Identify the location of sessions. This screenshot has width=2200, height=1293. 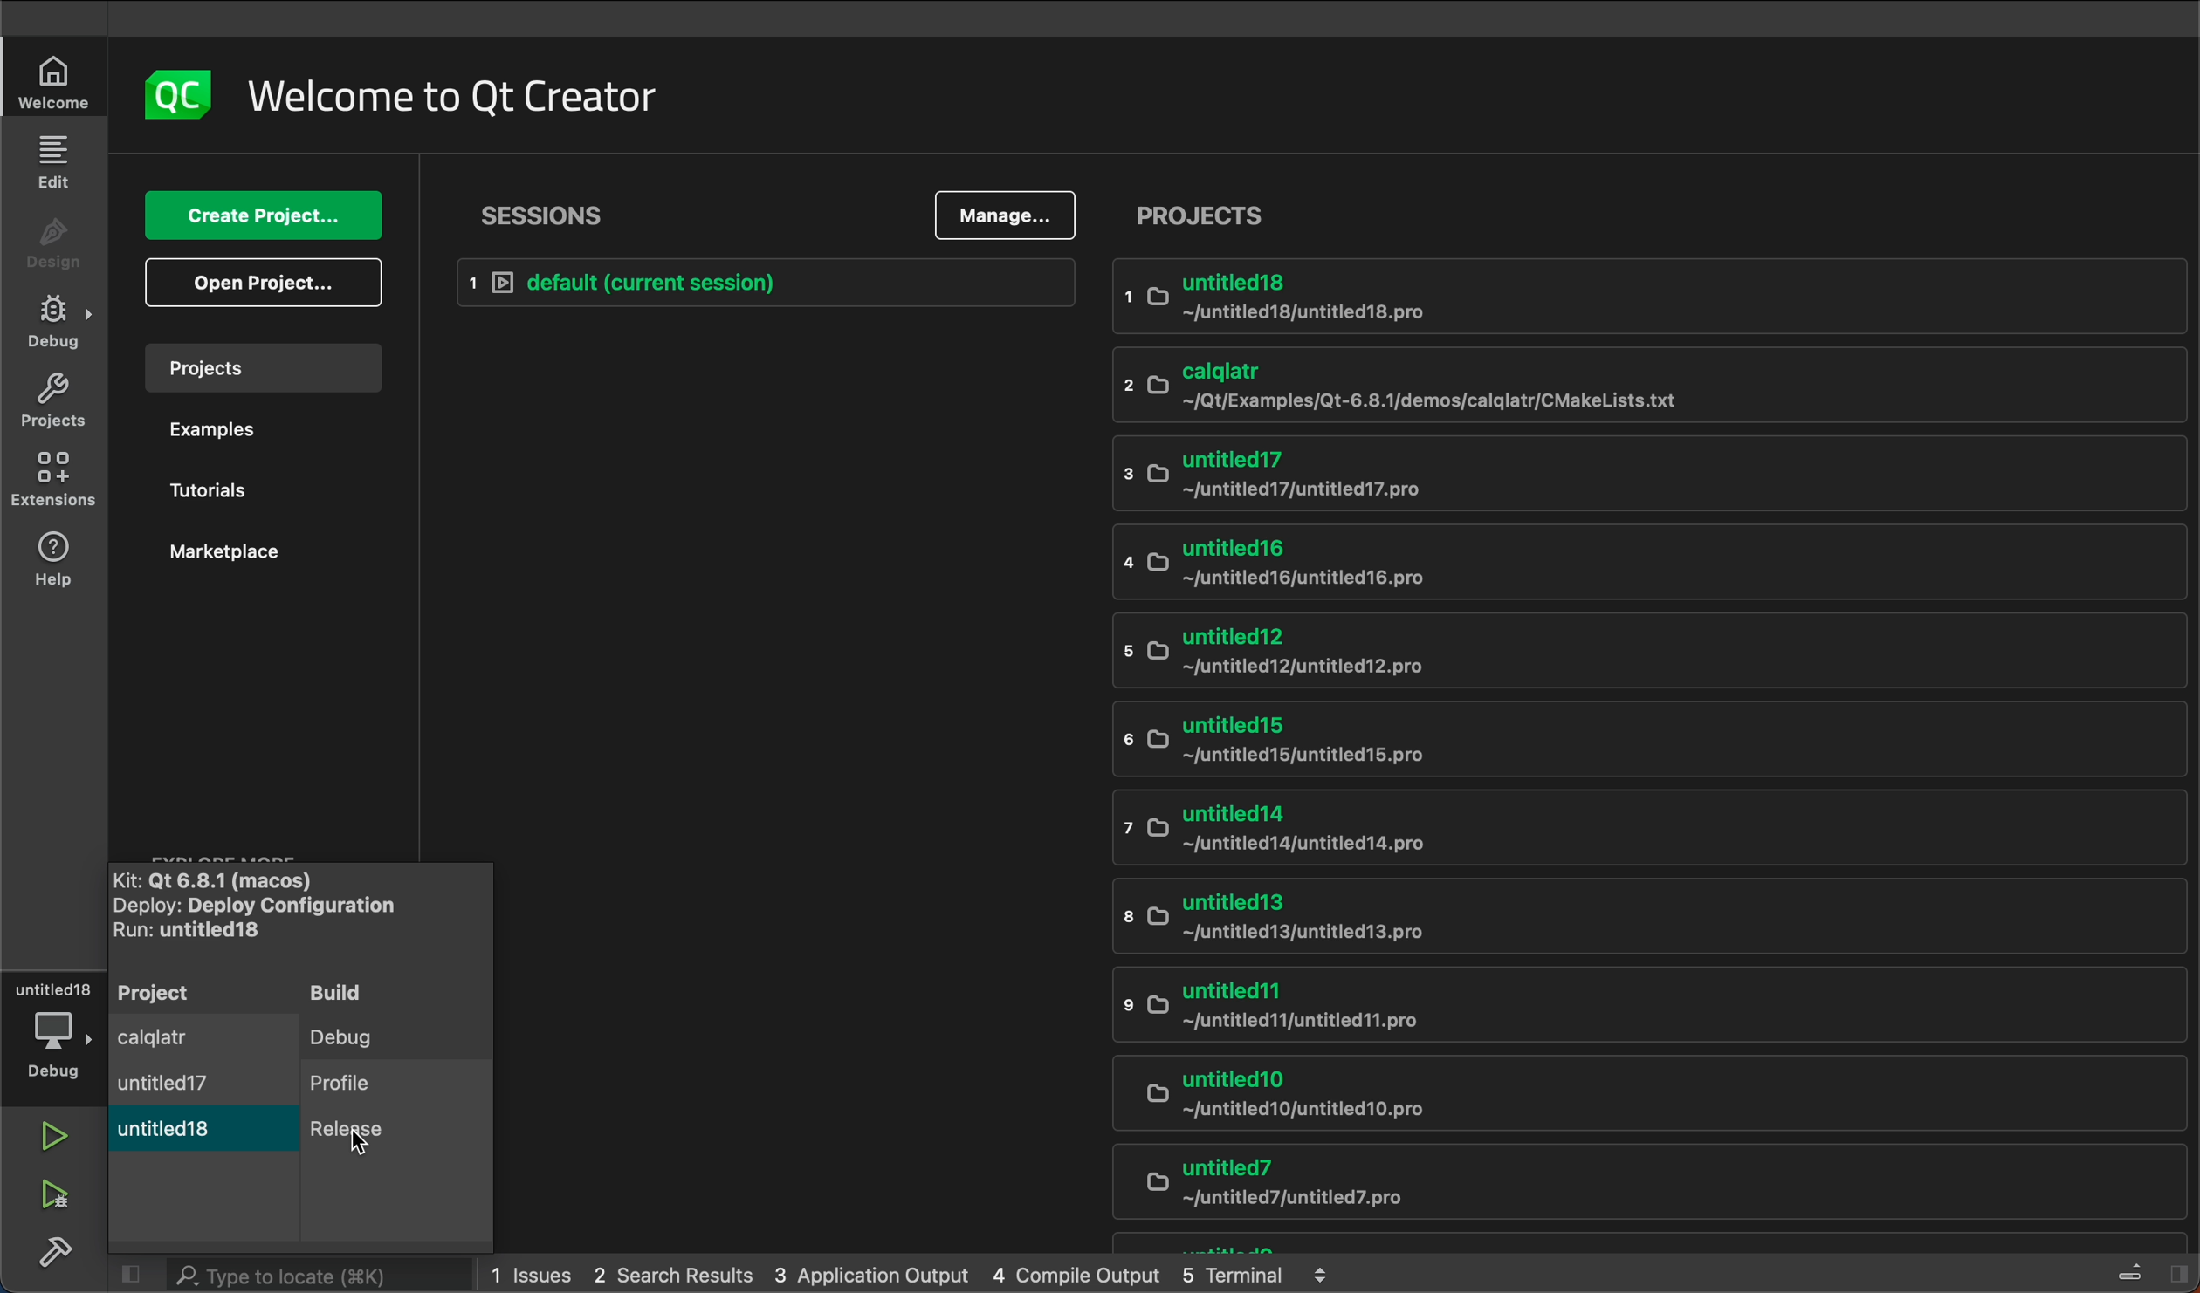
(547, 213).